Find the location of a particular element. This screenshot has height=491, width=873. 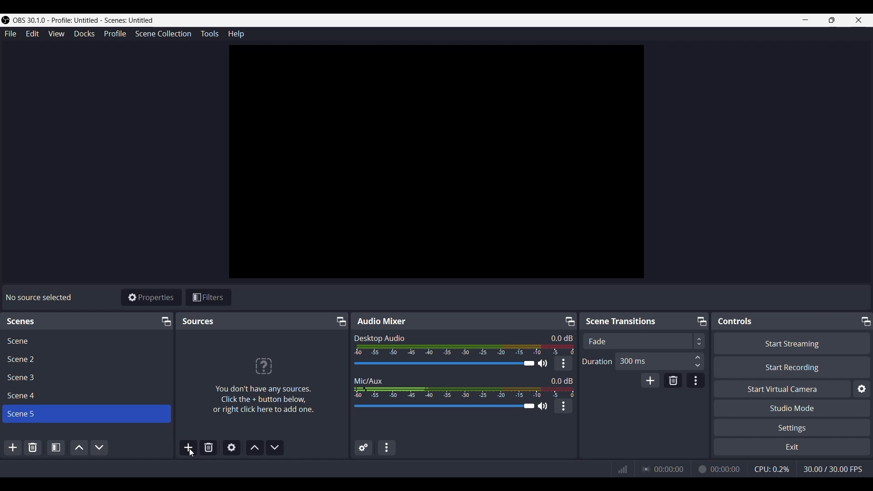

00:00:00 is located at coordinates (726, 469).